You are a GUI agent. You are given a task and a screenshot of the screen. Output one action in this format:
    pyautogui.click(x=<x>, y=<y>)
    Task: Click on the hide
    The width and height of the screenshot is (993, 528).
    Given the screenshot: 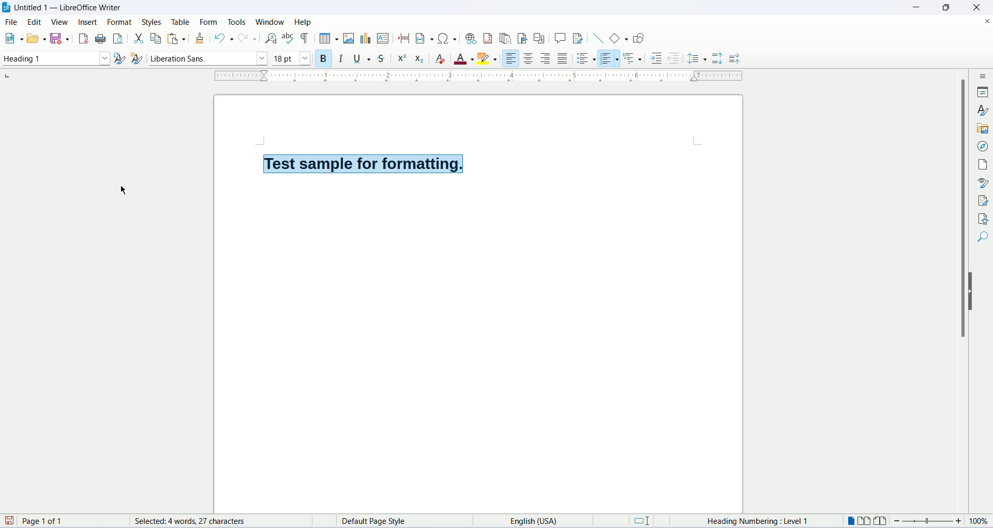 What is the action you would take?
    pyautogui.click(x=972, y=292)
    